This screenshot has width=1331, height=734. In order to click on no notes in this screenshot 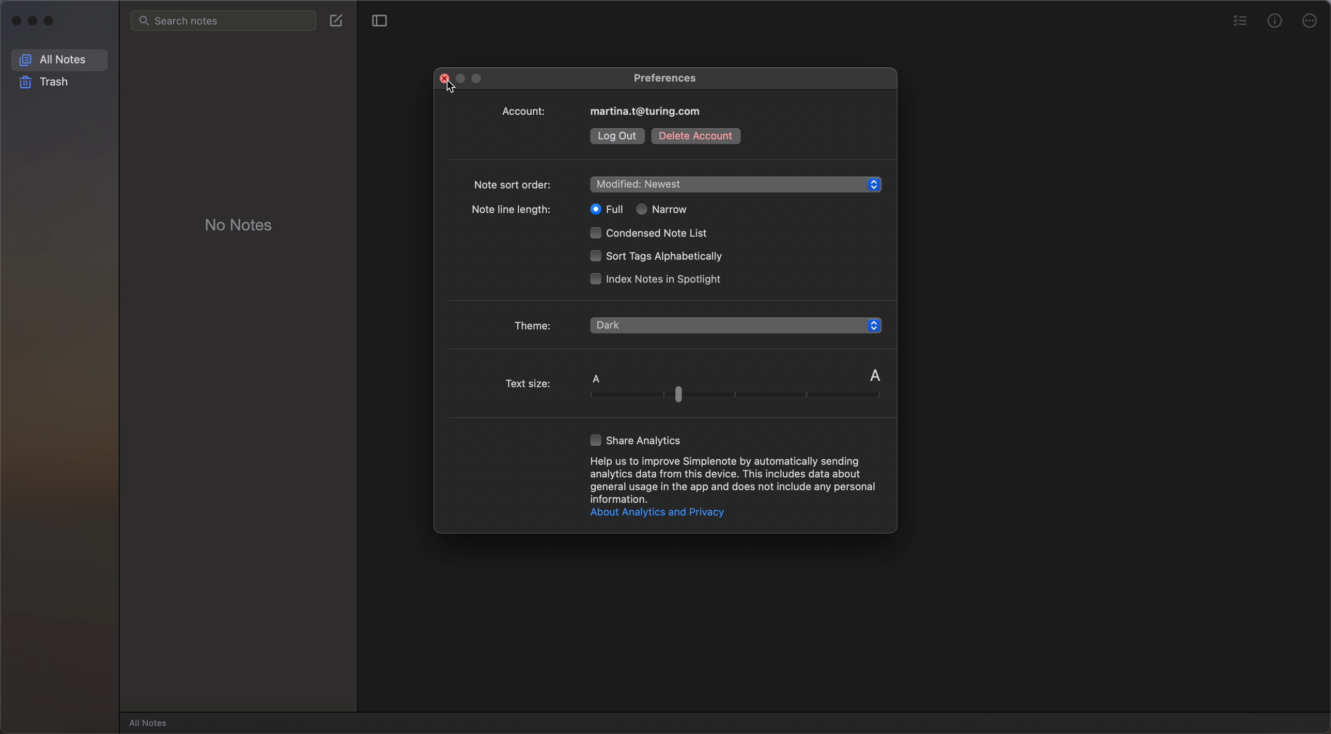, I will do `click(240, 223)`.